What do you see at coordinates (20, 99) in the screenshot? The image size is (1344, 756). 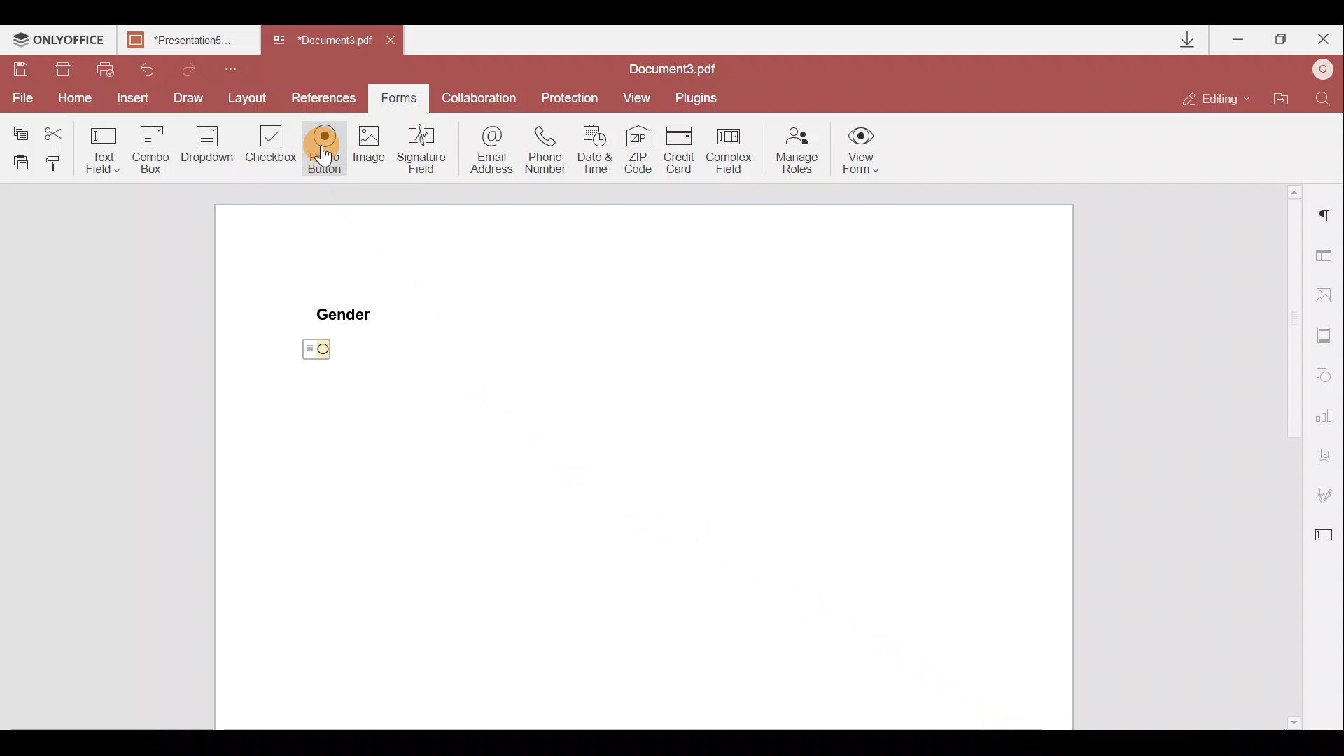 I see `File` at bounding box center [20, 99].